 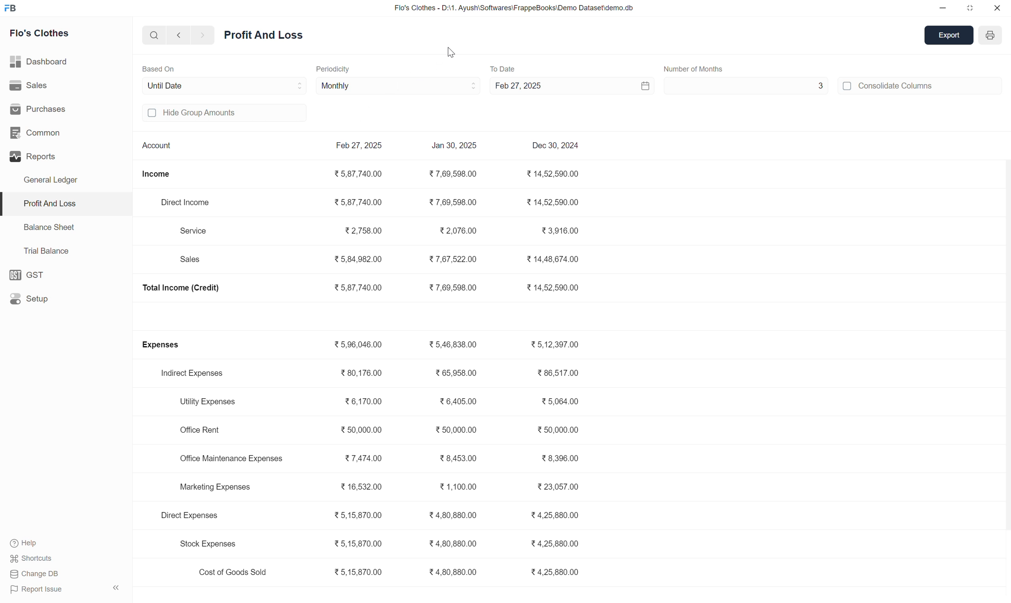 What do you see at coordinates (358, 545) in the screenshot?
I see `₹5,15,870.00` at bounding box center [358, 545].